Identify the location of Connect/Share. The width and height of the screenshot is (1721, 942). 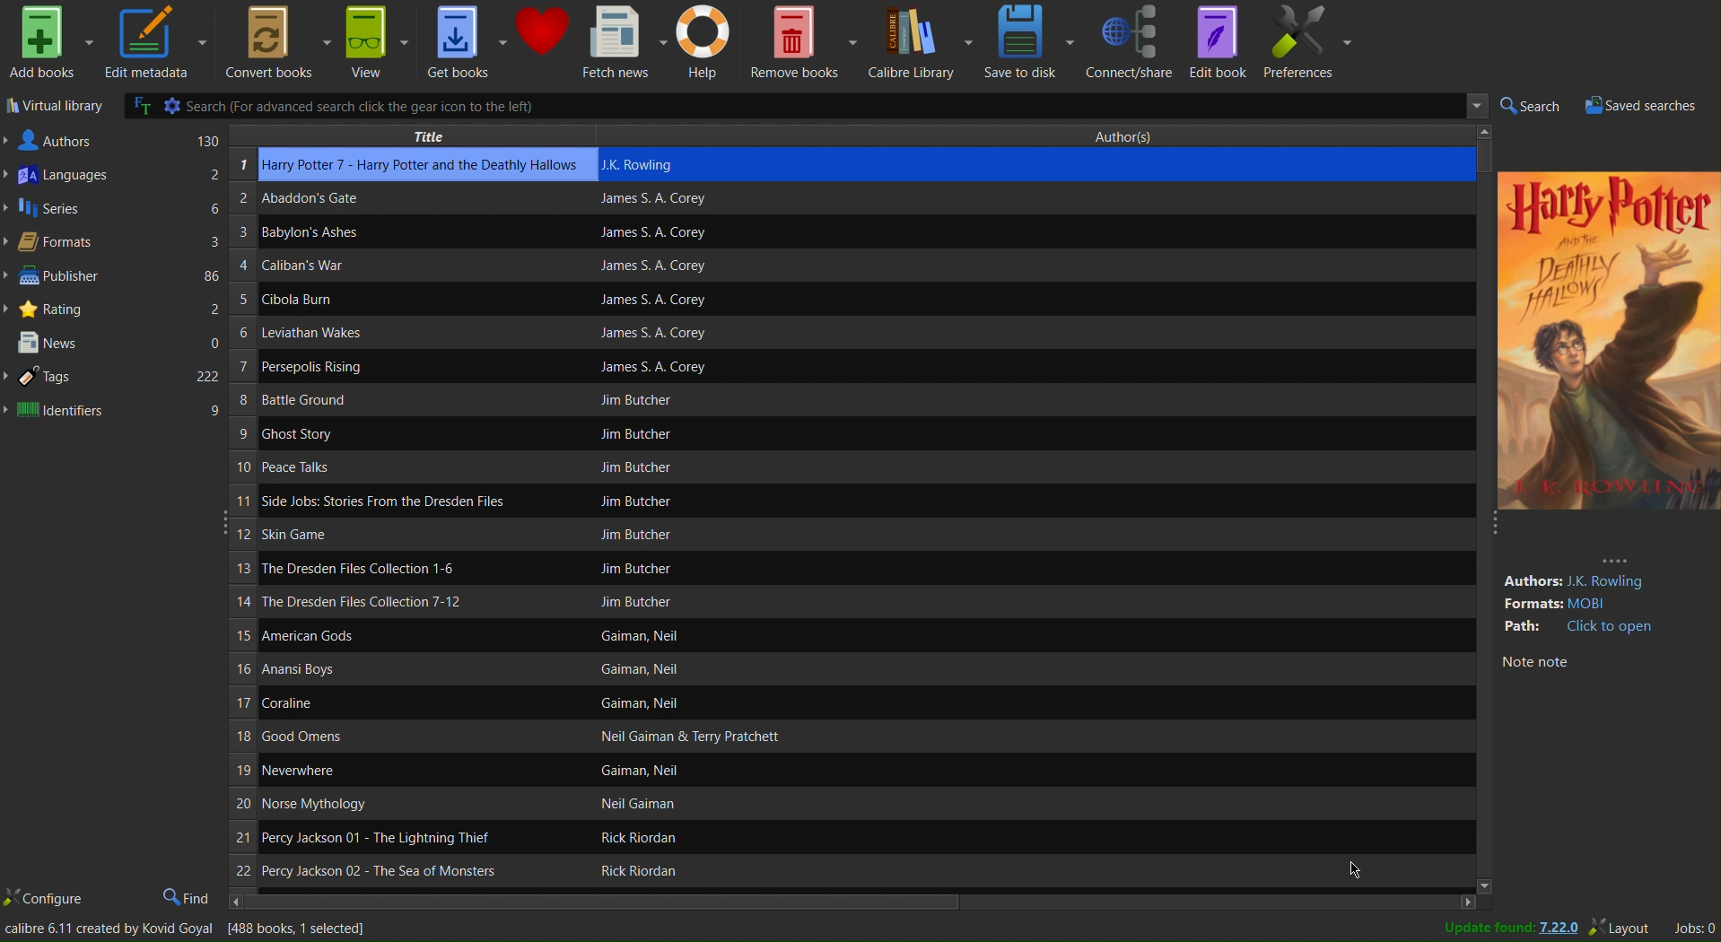
(1132, 42).